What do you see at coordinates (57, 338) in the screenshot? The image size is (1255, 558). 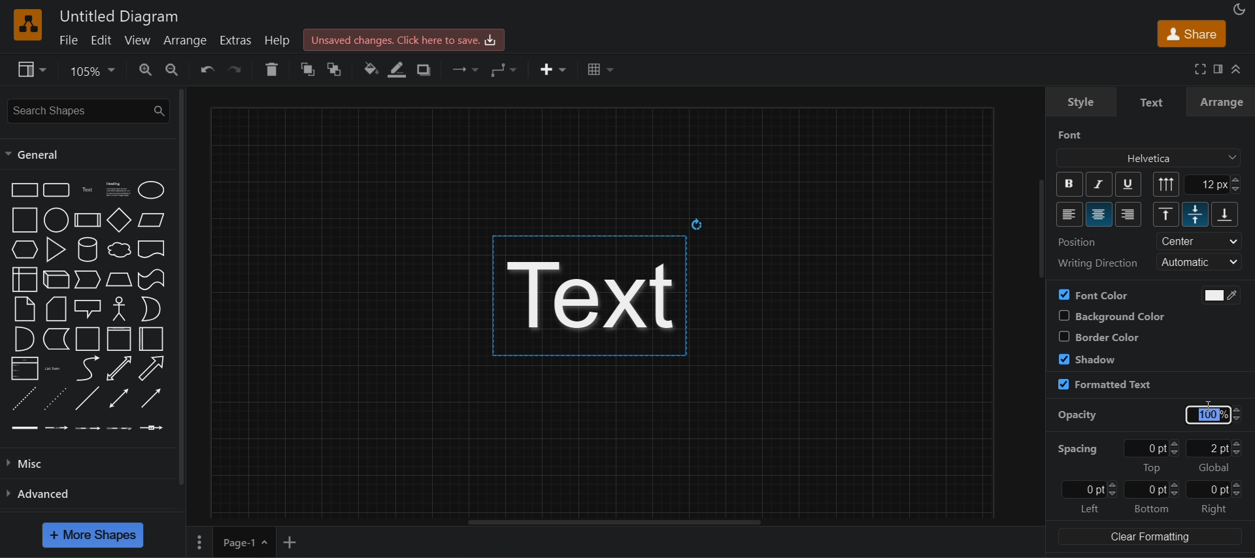 I see `data storage` at bounding box center [57, 338].